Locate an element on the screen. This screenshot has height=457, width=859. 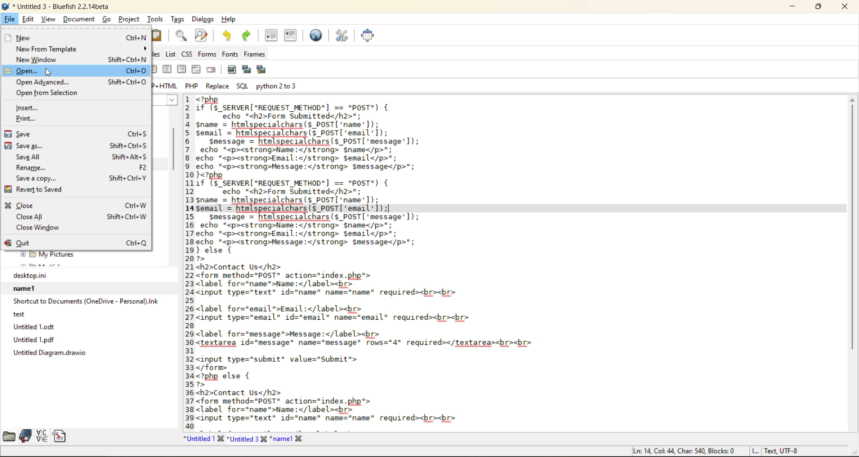
minimize is located at coordinates (791, 6).